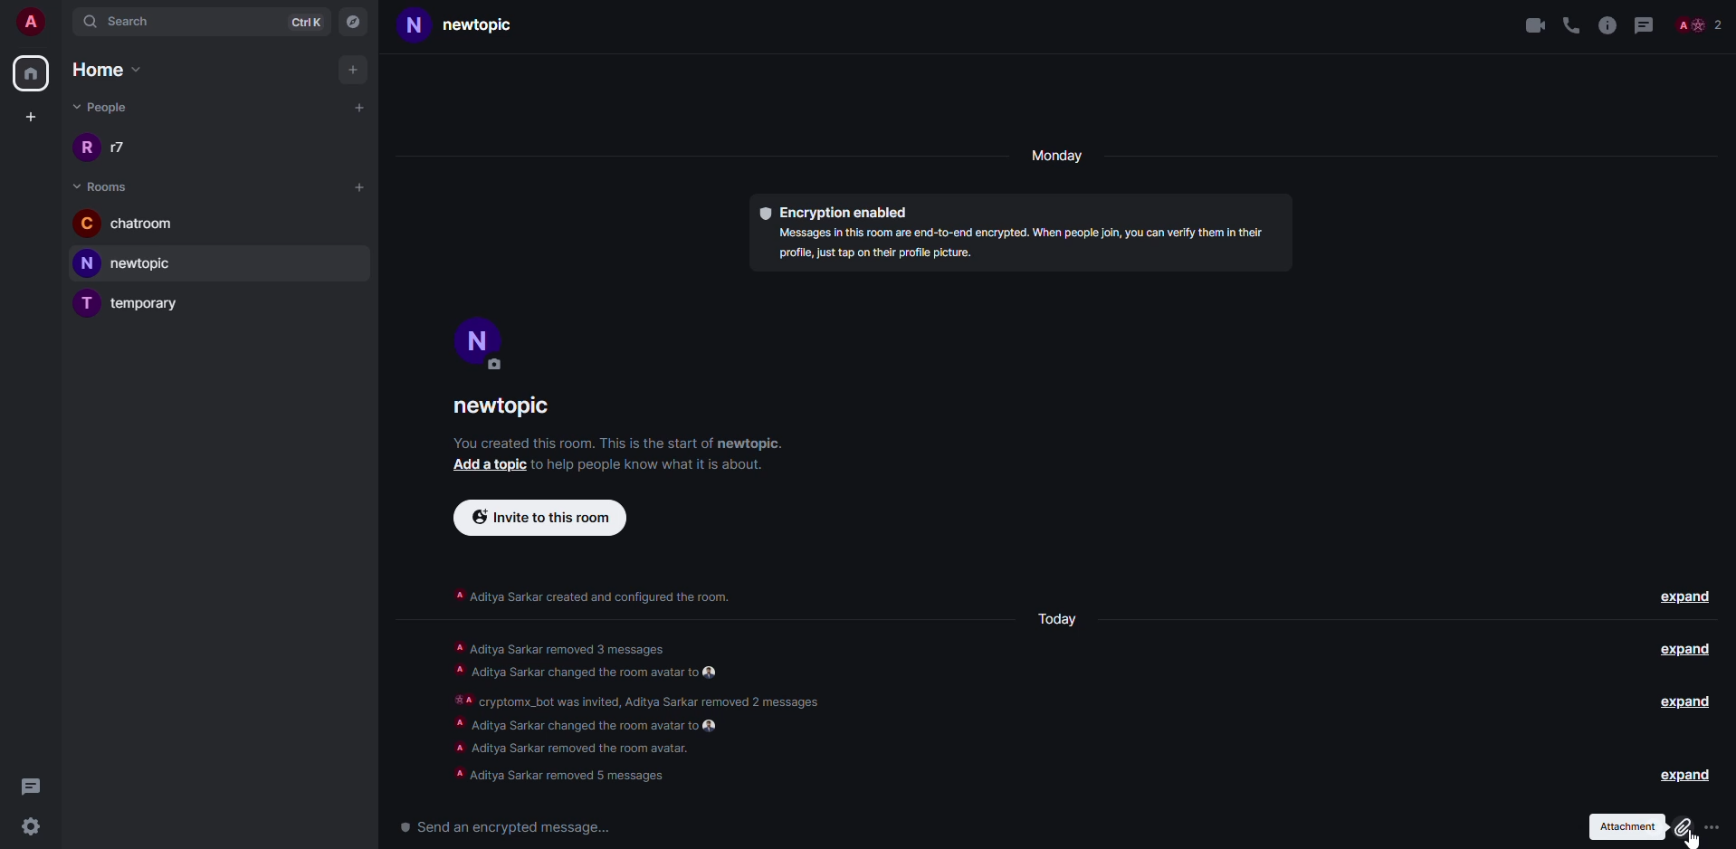 Image resolution: width=1736 pixels, height=849 pixels. Describe the element at coordinates (539, 520) in the screenshot. I see `invite to this room` at that location.